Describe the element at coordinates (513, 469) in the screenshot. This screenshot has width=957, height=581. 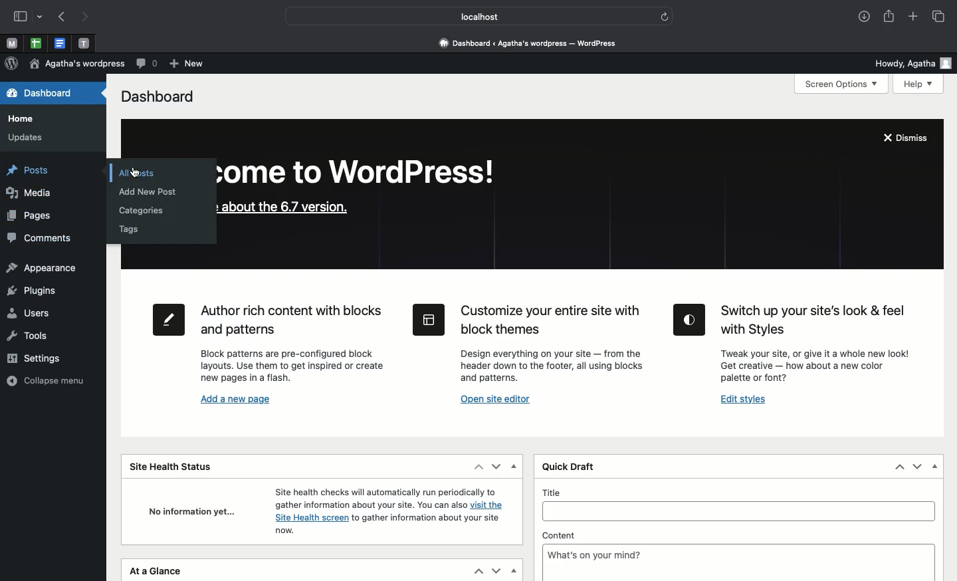
I see `Hide` at that location.